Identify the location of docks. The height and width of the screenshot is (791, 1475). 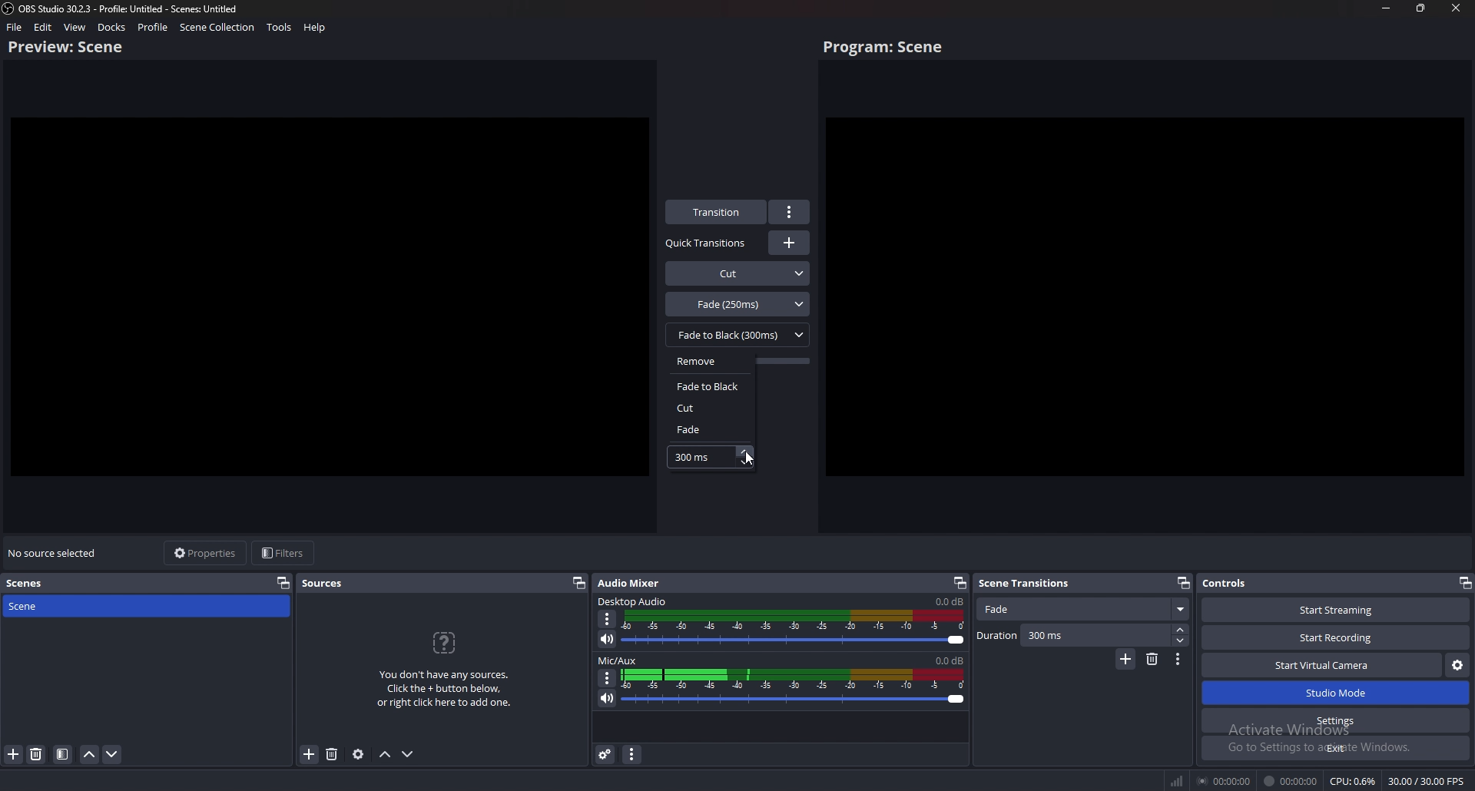
(111, 27).